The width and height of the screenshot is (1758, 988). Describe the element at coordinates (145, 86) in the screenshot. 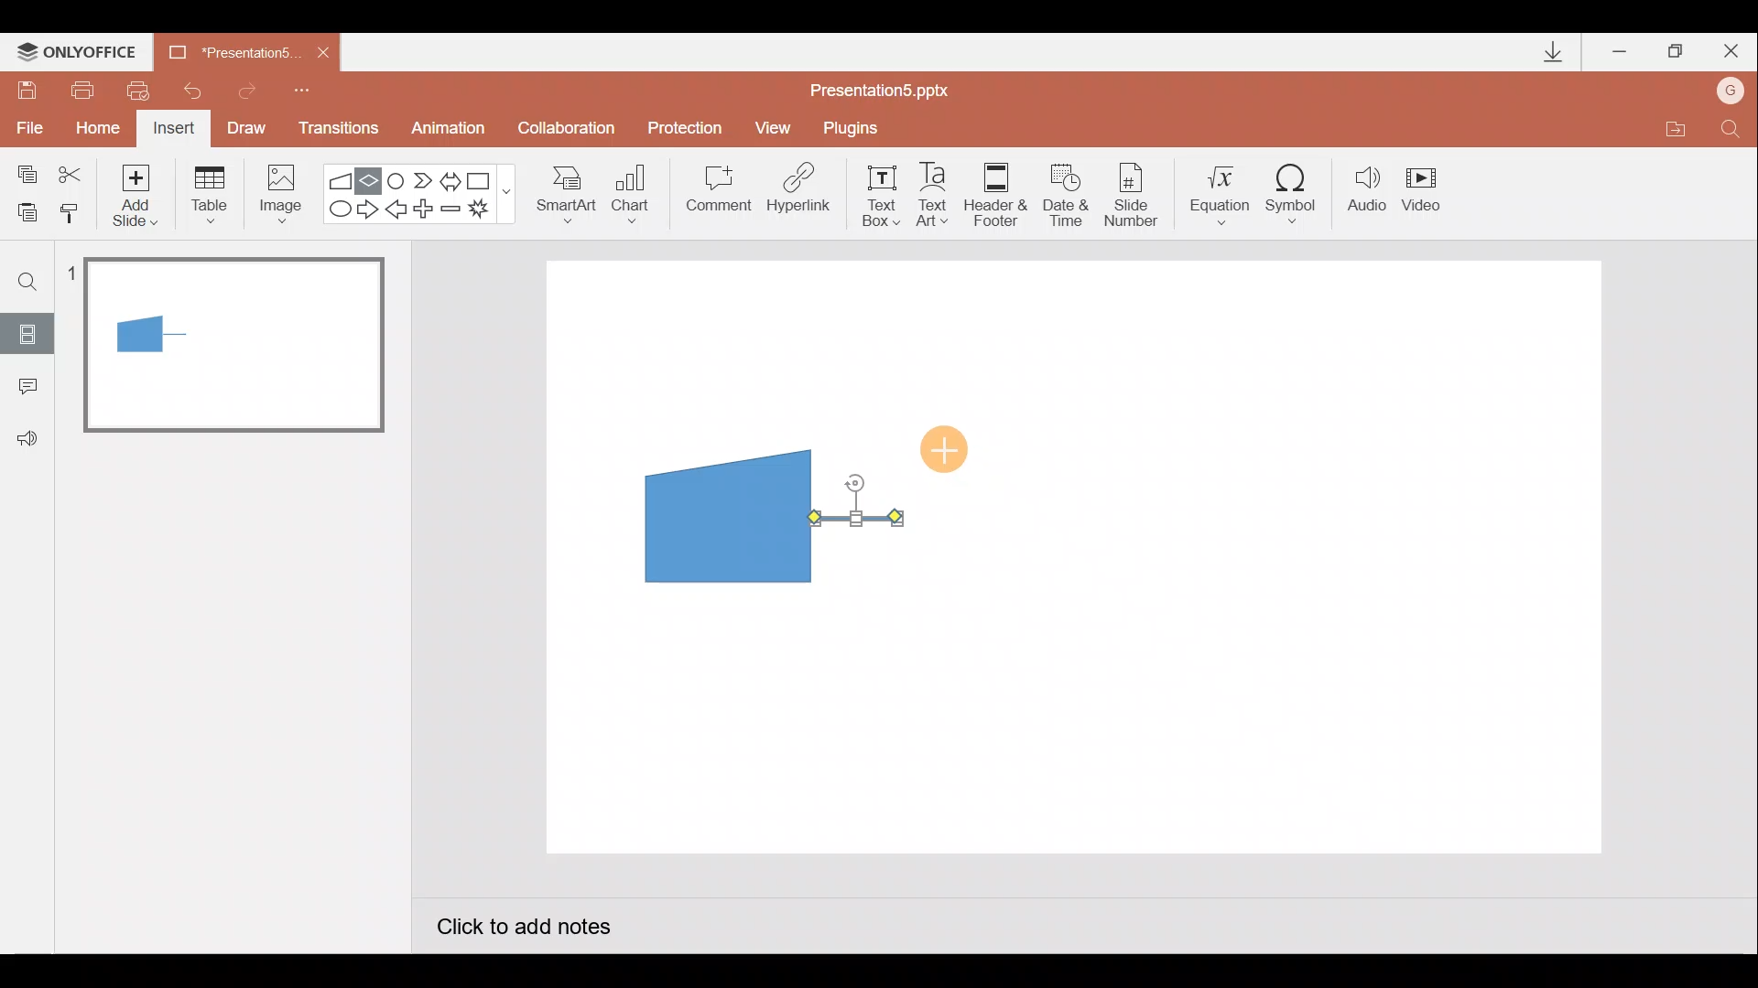

I see `Quick print` at that location.